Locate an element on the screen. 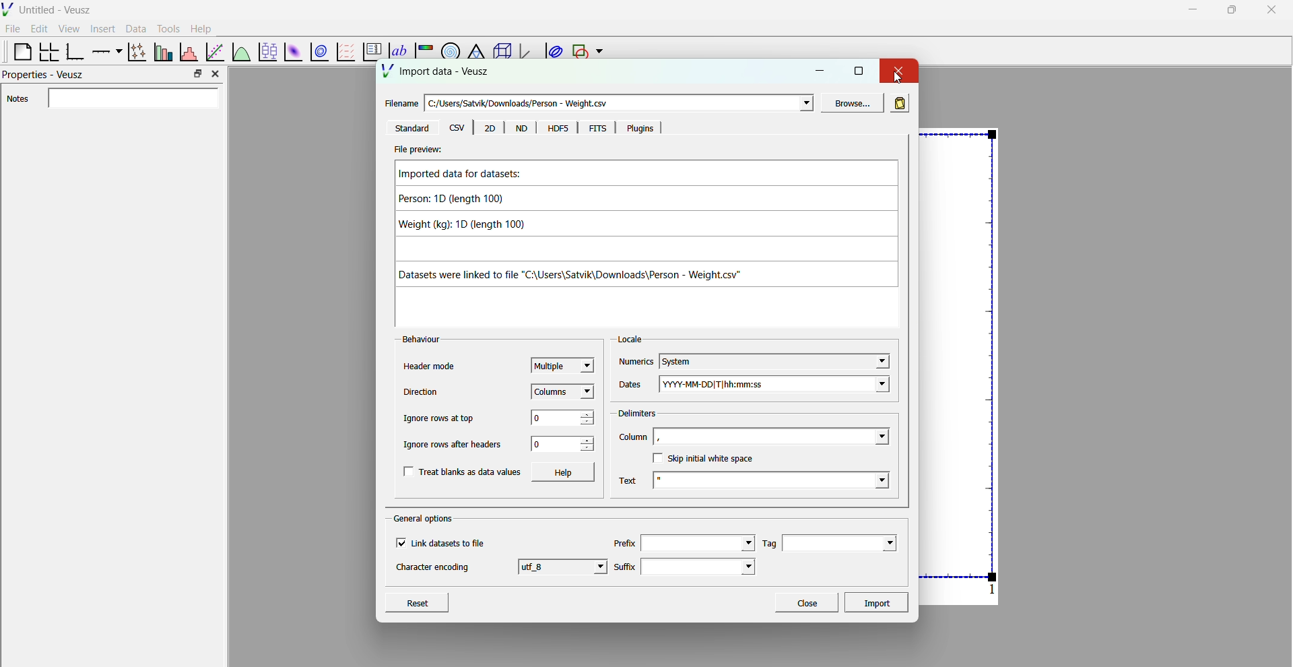 Image resolution: width=1293 pixels, height=667 pixels. Text -dropdown is located at coordinates (783, 483).